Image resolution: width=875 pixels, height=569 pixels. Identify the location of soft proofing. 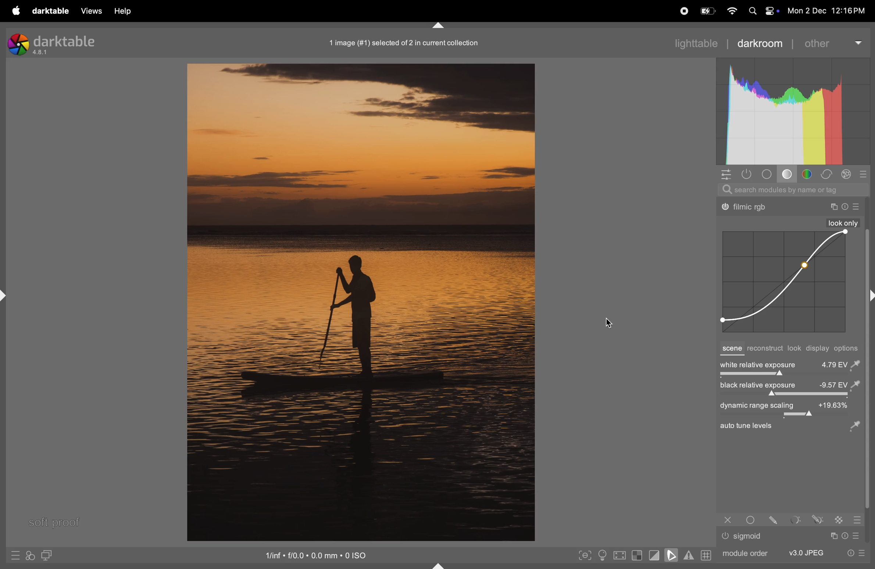
(673, 555).